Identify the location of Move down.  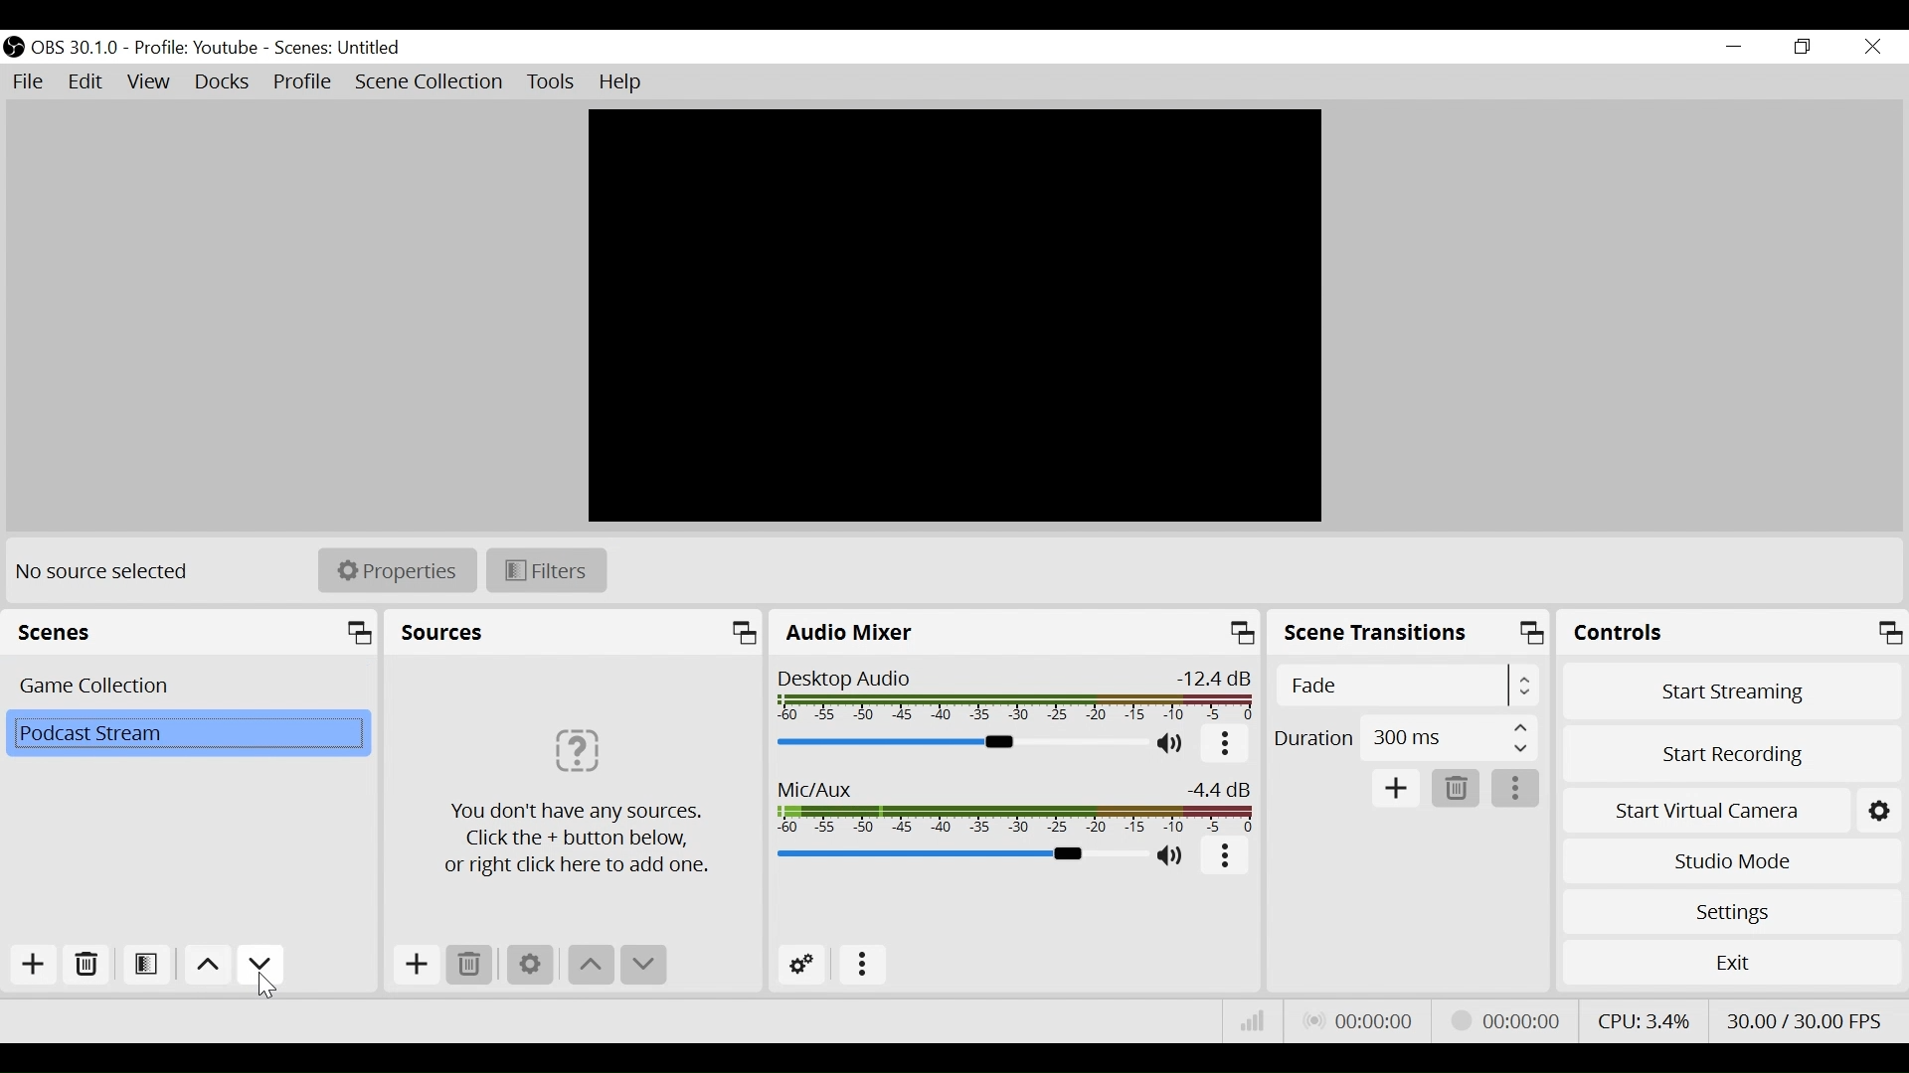
(260, 965).